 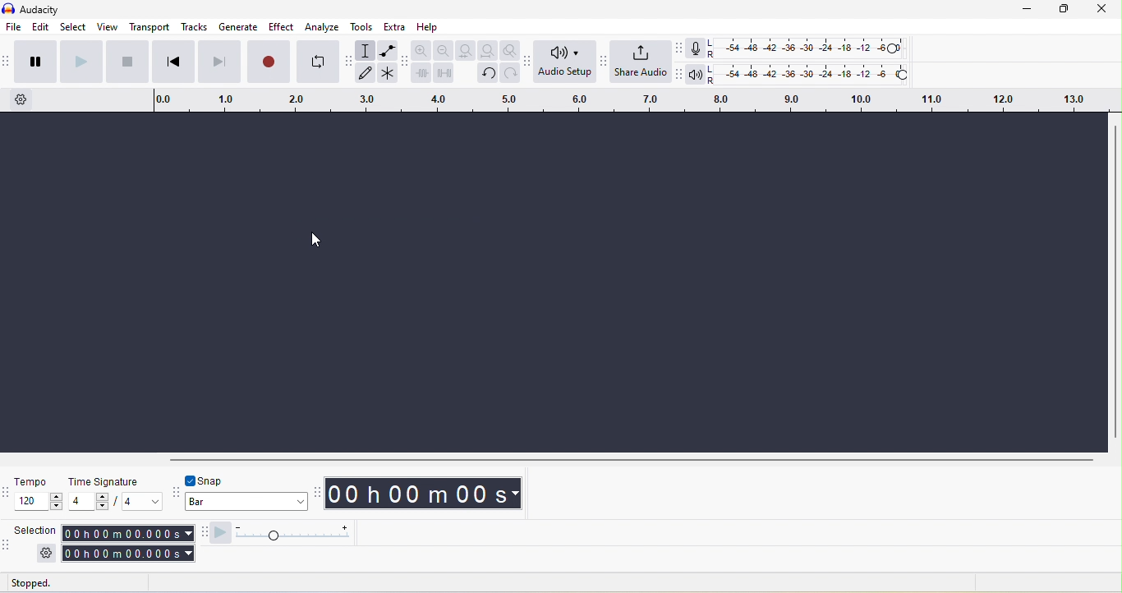 What do you see at coordinates (292, 534) in the screenshot?
I see `playback speed` at bounding box center [292, 534].